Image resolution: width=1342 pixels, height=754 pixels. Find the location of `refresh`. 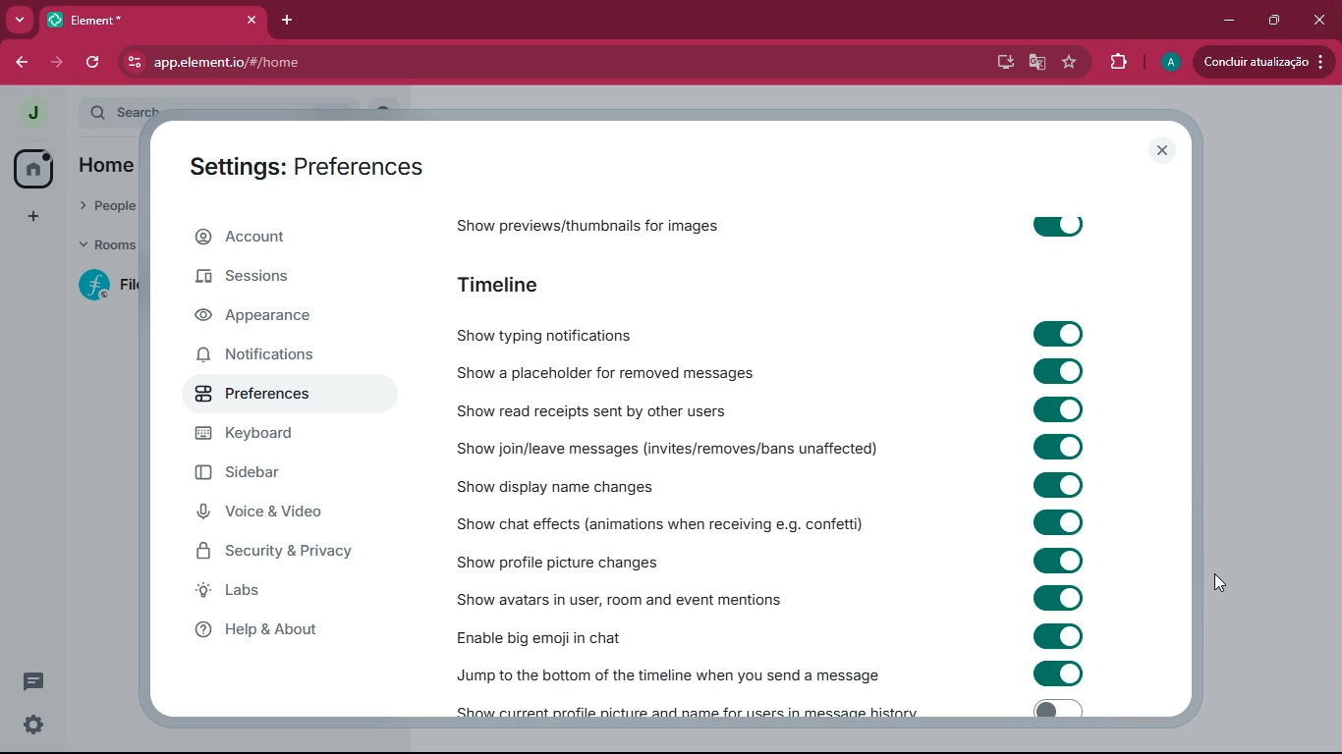

refresh is located at coordinates (90, 64).